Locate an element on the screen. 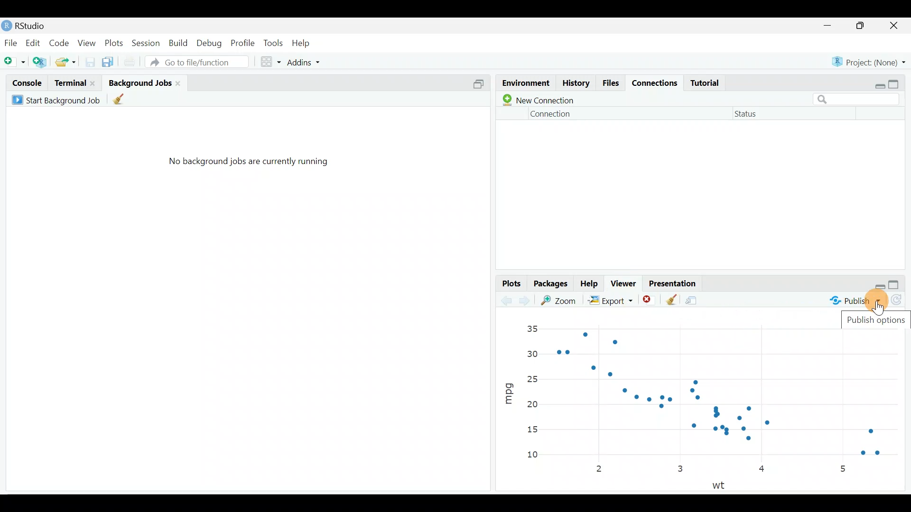 This screenshot has width=911, height=512. Session is located at coordinates (147, 42).